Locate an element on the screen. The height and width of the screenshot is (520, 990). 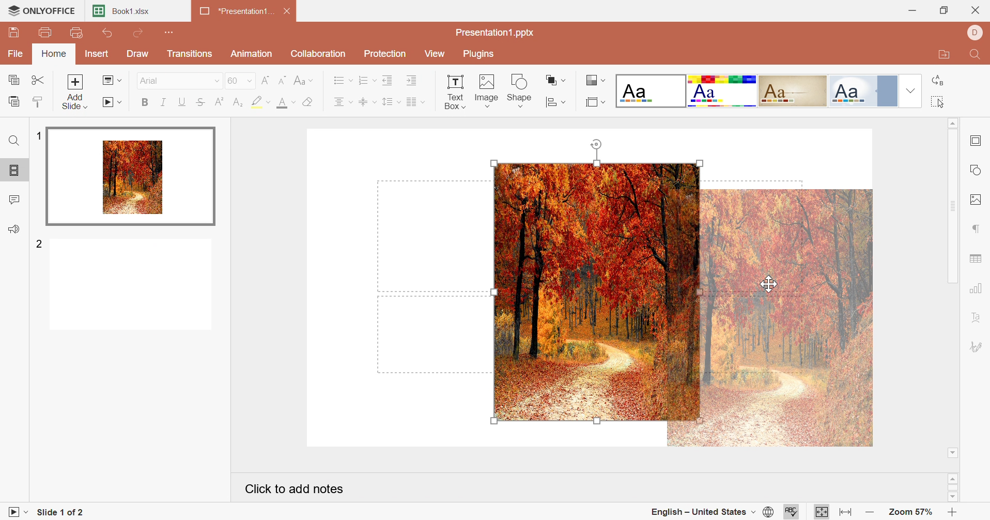
Image is located at coordinates (487, 90).